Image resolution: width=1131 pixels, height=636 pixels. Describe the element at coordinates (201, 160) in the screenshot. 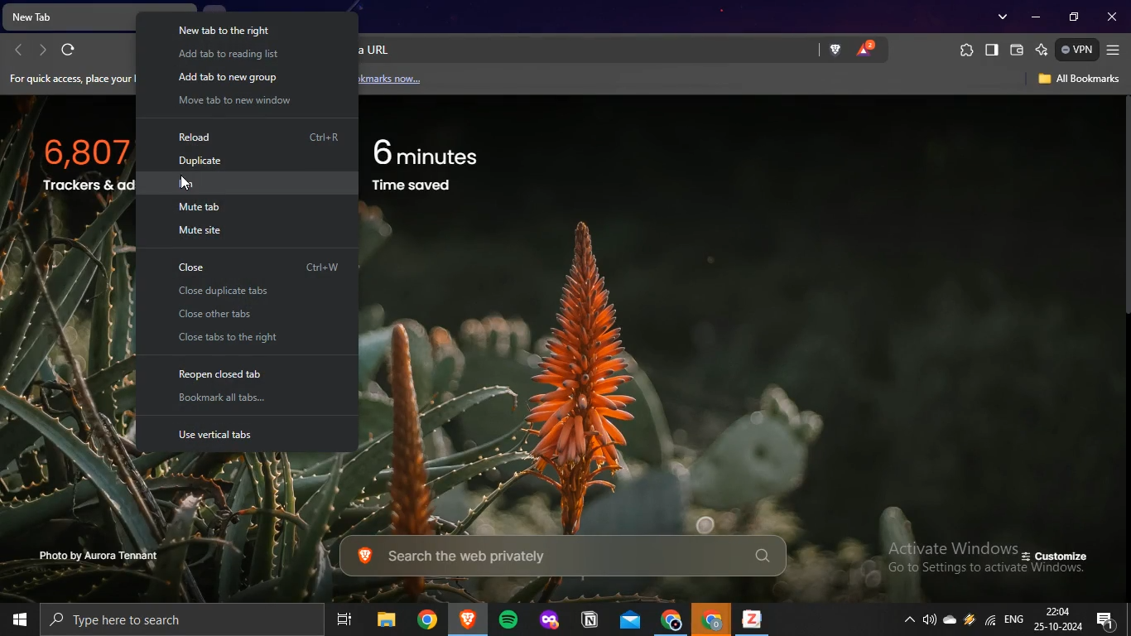

I see `duplicate` at that location.